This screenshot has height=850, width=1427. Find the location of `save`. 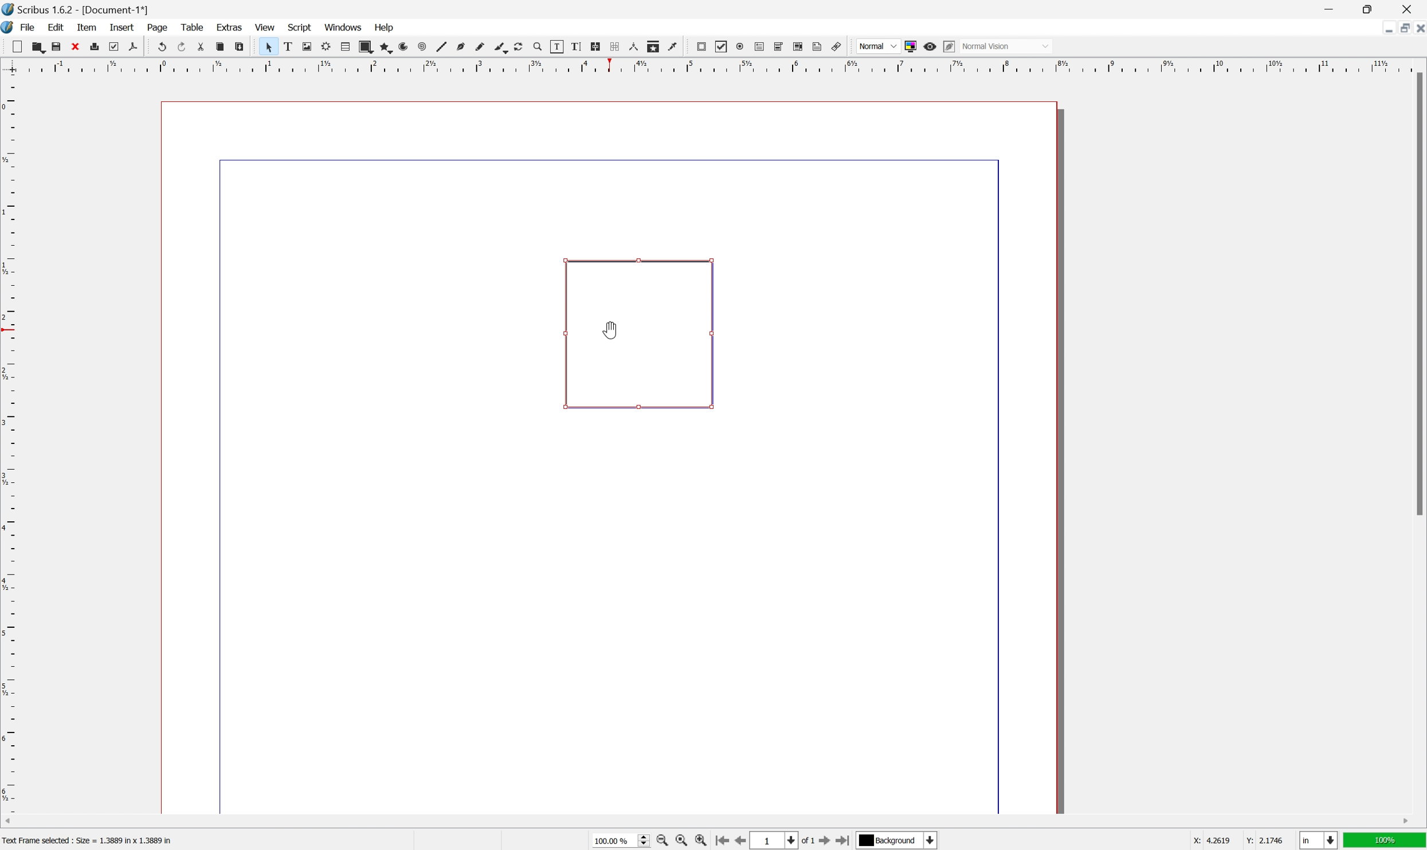

save is located at coordinates (57, 46).